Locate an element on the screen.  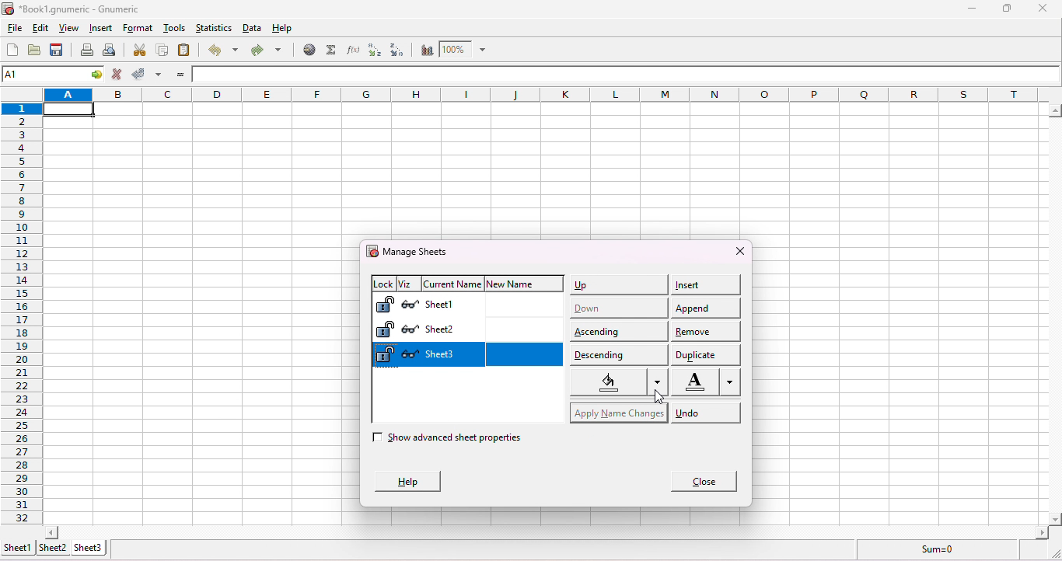
scroll bar is located at coordinates (1055, 313).